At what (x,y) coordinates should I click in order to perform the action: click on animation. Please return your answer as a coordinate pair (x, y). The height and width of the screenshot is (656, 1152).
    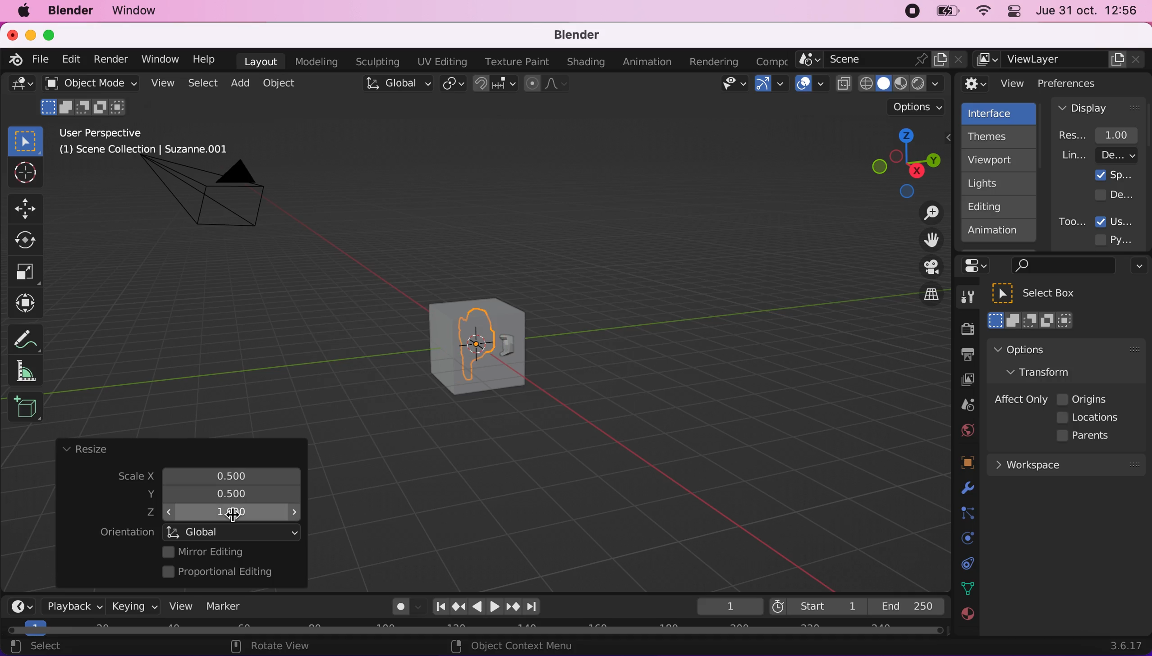
    Looking at the image, I should click on (999, 233).